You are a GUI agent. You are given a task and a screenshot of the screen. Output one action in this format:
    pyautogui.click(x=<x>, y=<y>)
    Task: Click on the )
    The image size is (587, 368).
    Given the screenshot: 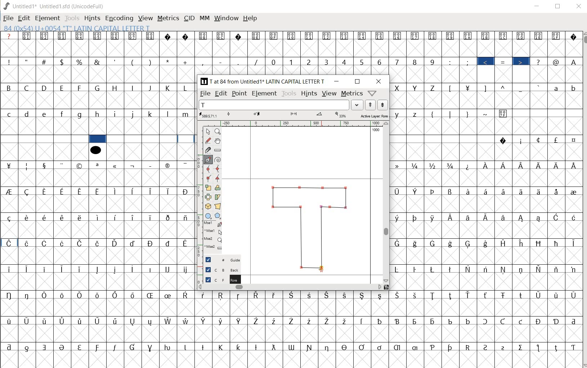 What is the action you would take?
    pyautogui.click(x=467, y=114)
    